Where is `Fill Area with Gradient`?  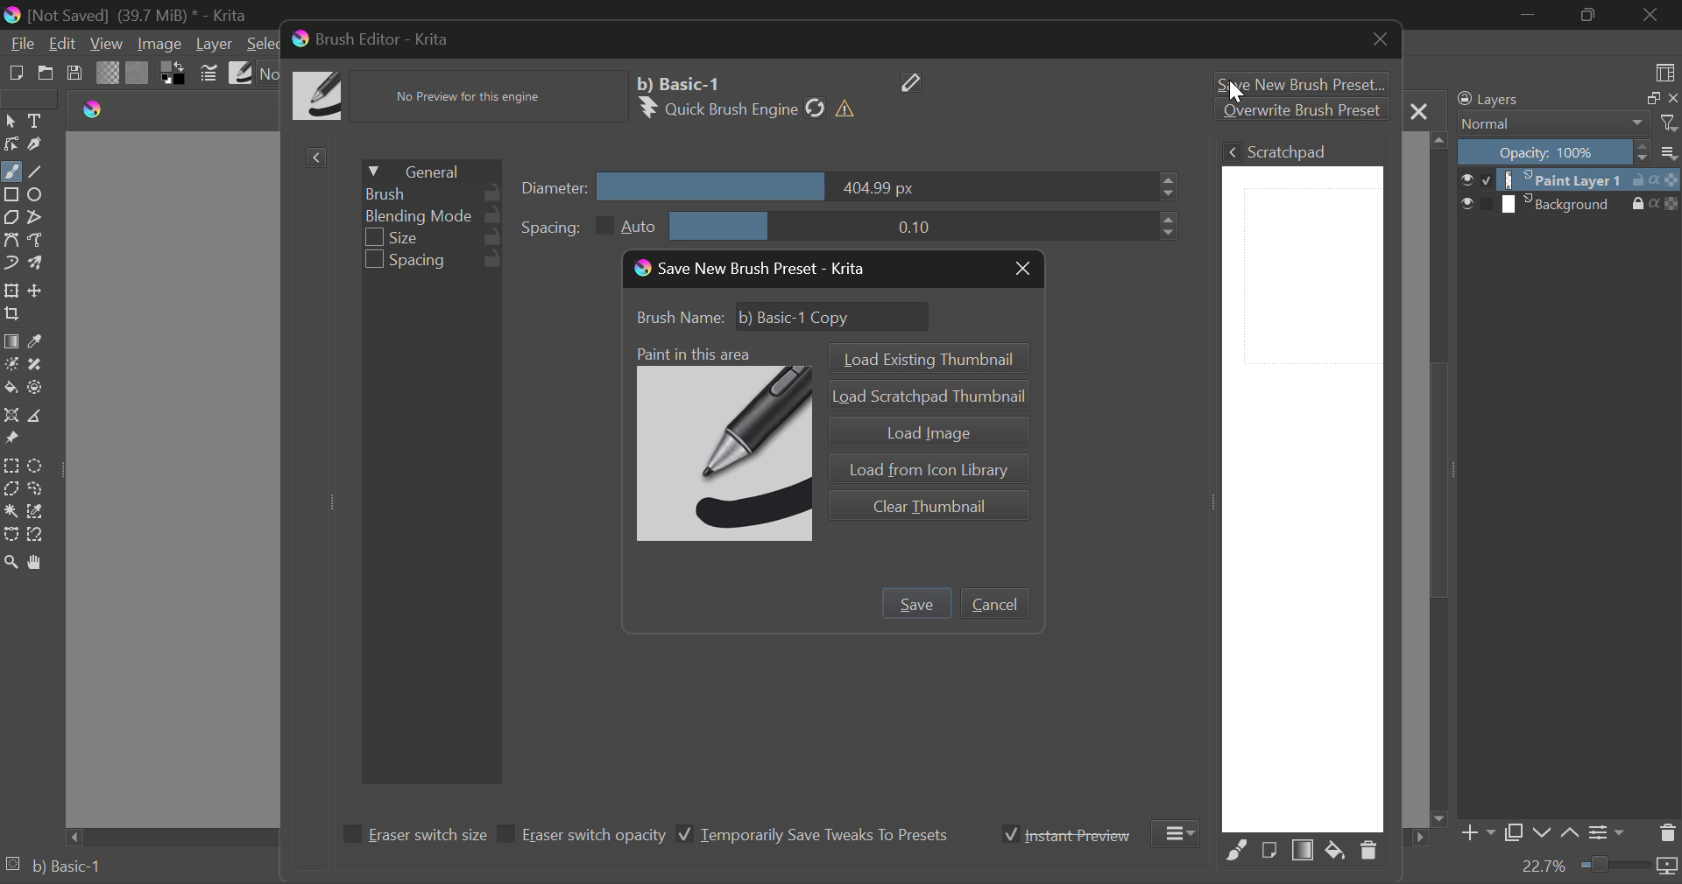 Fill Area with Gradient is located at coordinates (1304, 852).